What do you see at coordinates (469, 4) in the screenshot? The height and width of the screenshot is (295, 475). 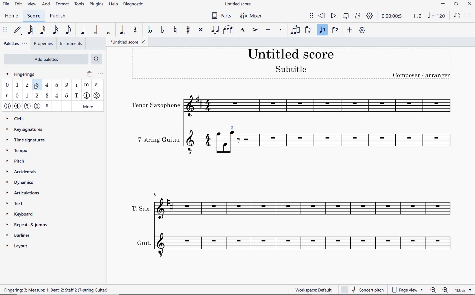 I see `CLOSE` at bounding box center [469, 4].